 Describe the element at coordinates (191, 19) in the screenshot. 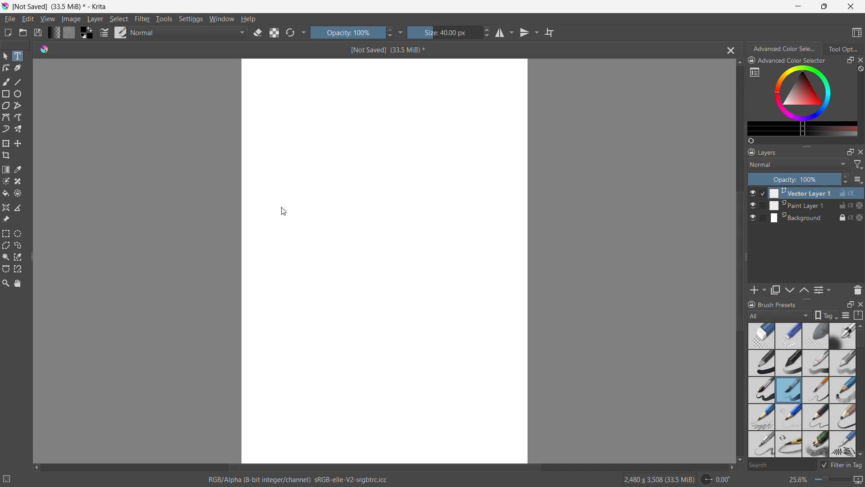

I see `settings` at that location.